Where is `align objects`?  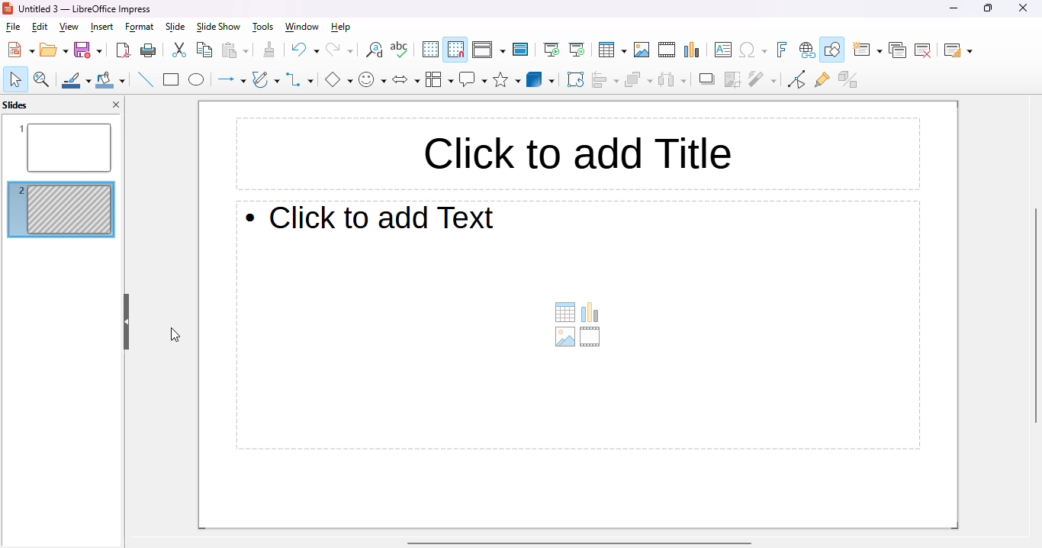
align objects is located at coordinates (606, 79).